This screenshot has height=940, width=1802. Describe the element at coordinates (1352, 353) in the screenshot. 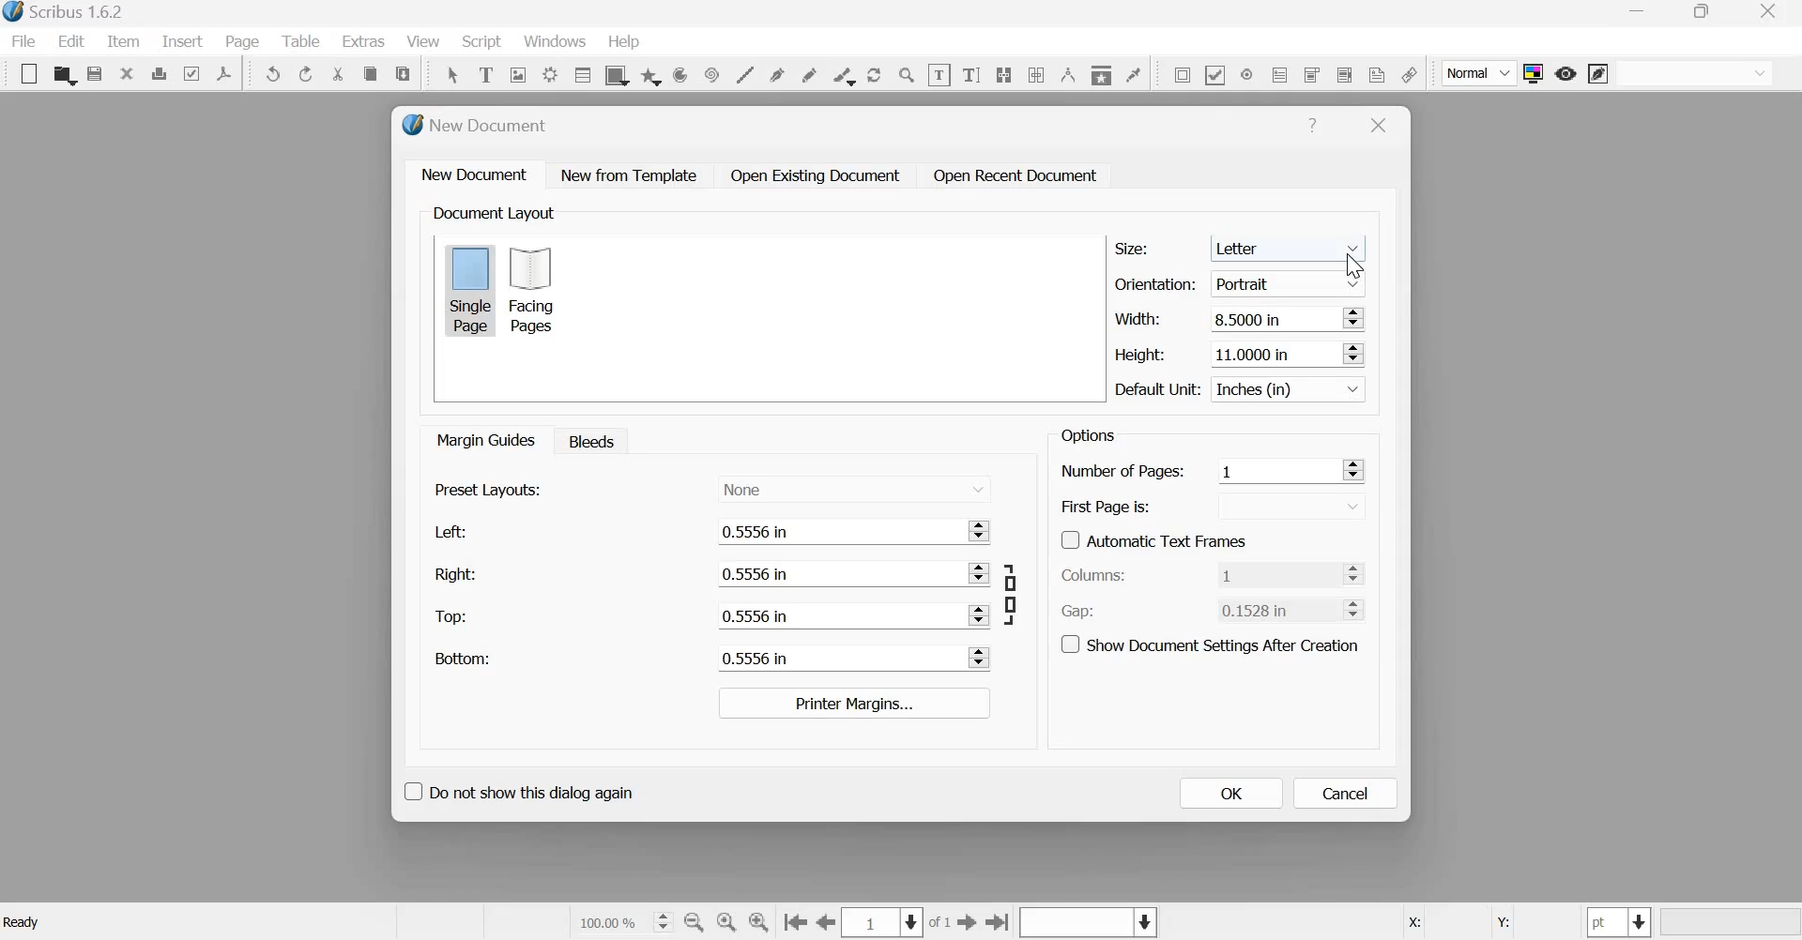

I see `Increase and Decrease` at that location.